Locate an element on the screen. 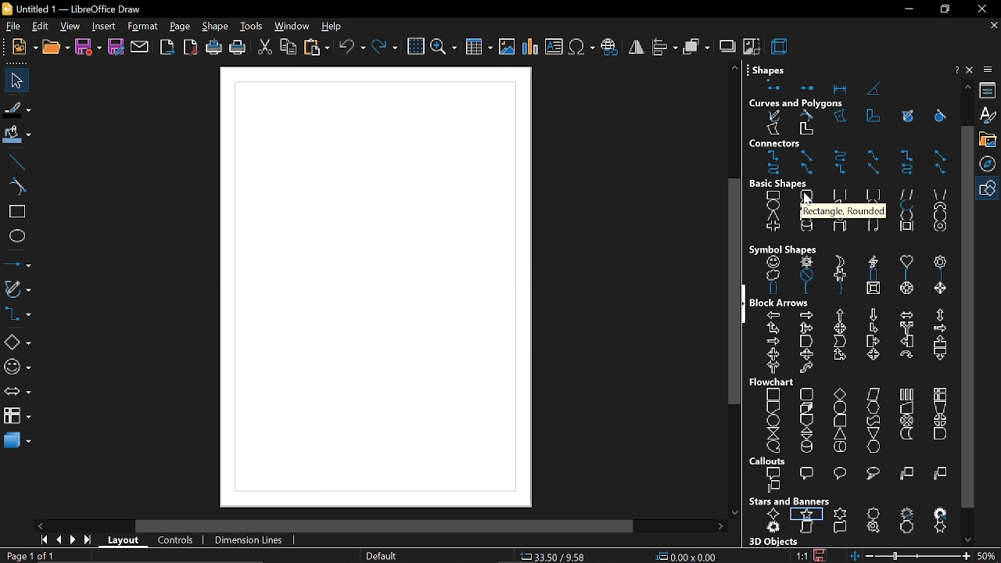 The height and width of the screenshot is (563, 1001). callout is located at coordinates (851, 481).